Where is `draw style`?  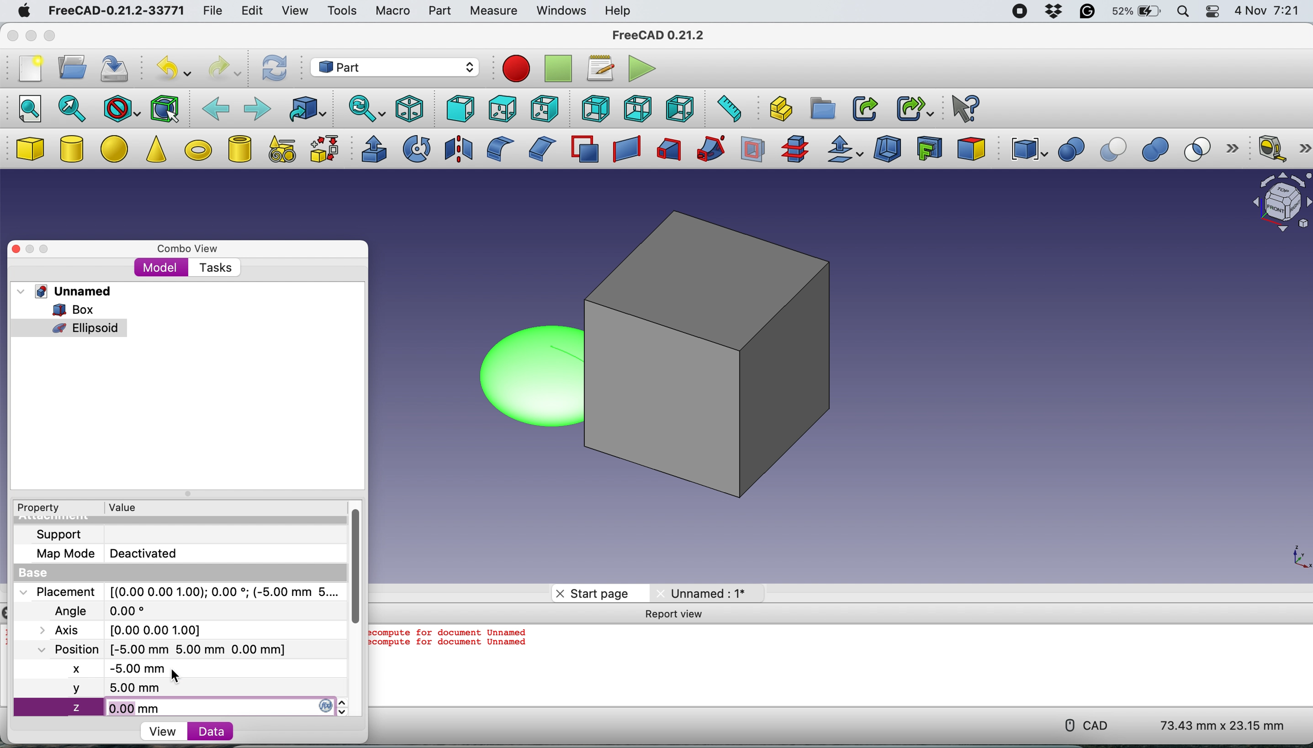
draw style is located at coordinates (121, 109).